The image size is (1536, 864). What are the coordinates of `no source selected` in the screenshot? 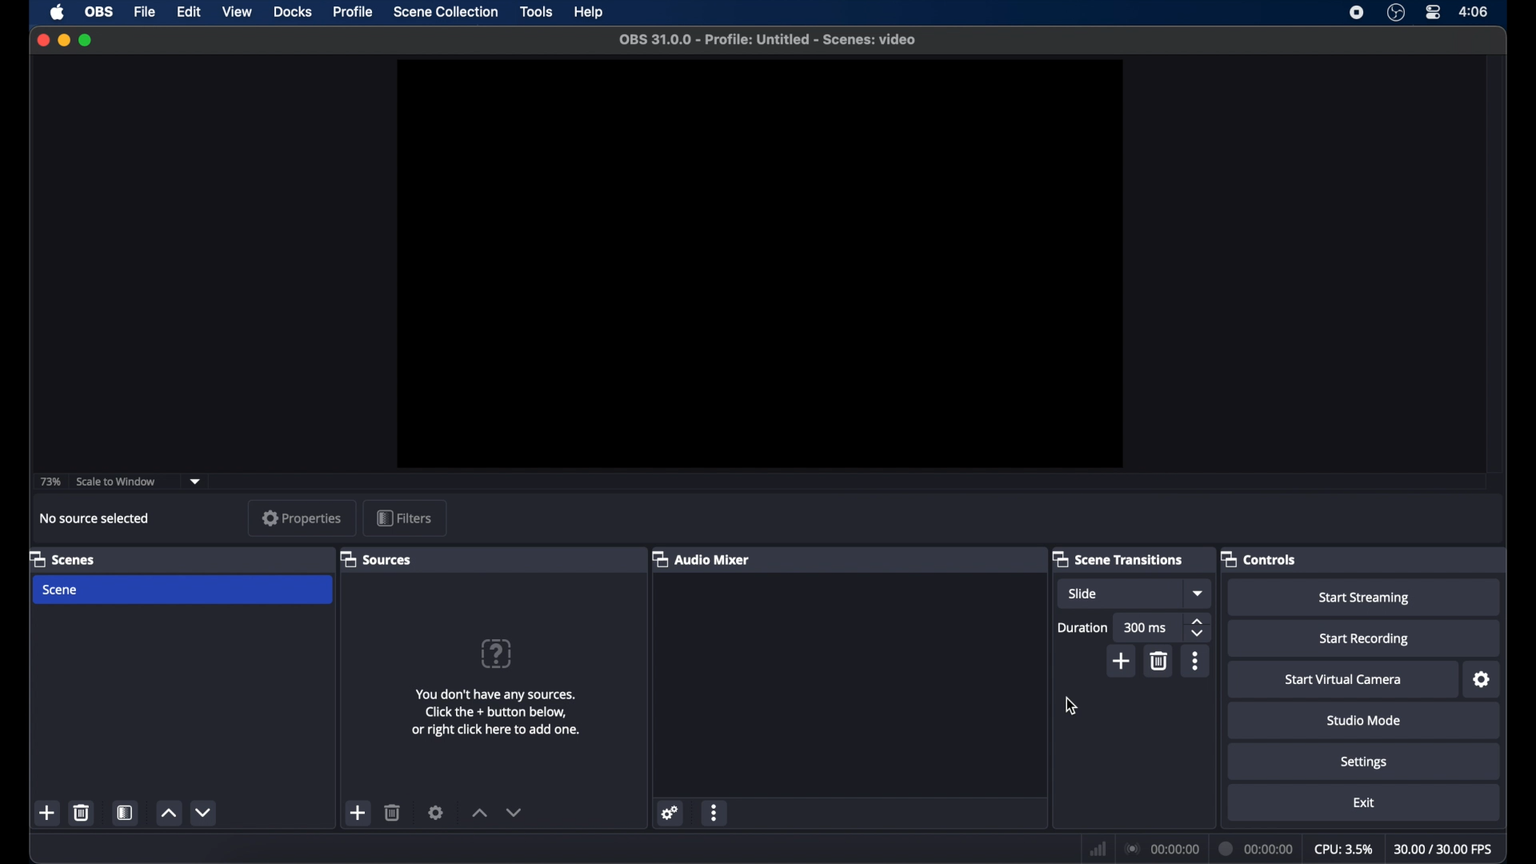 It's located at (95, 518).